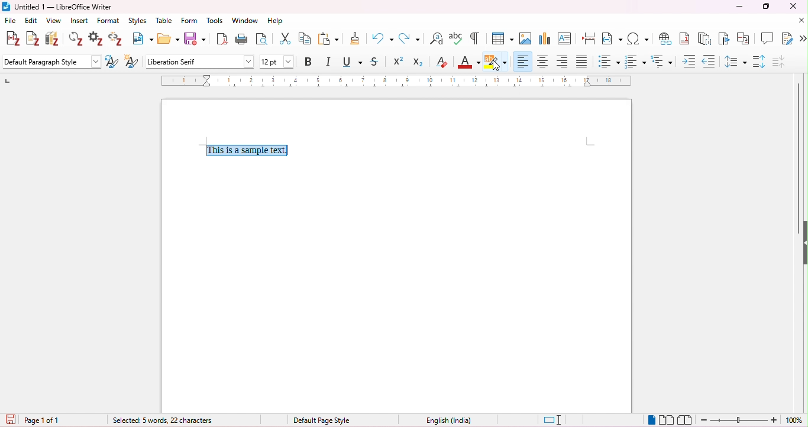 Image resolution: width=808 pixels, height=427 pixels. I want to click on table, so click(164, 21).